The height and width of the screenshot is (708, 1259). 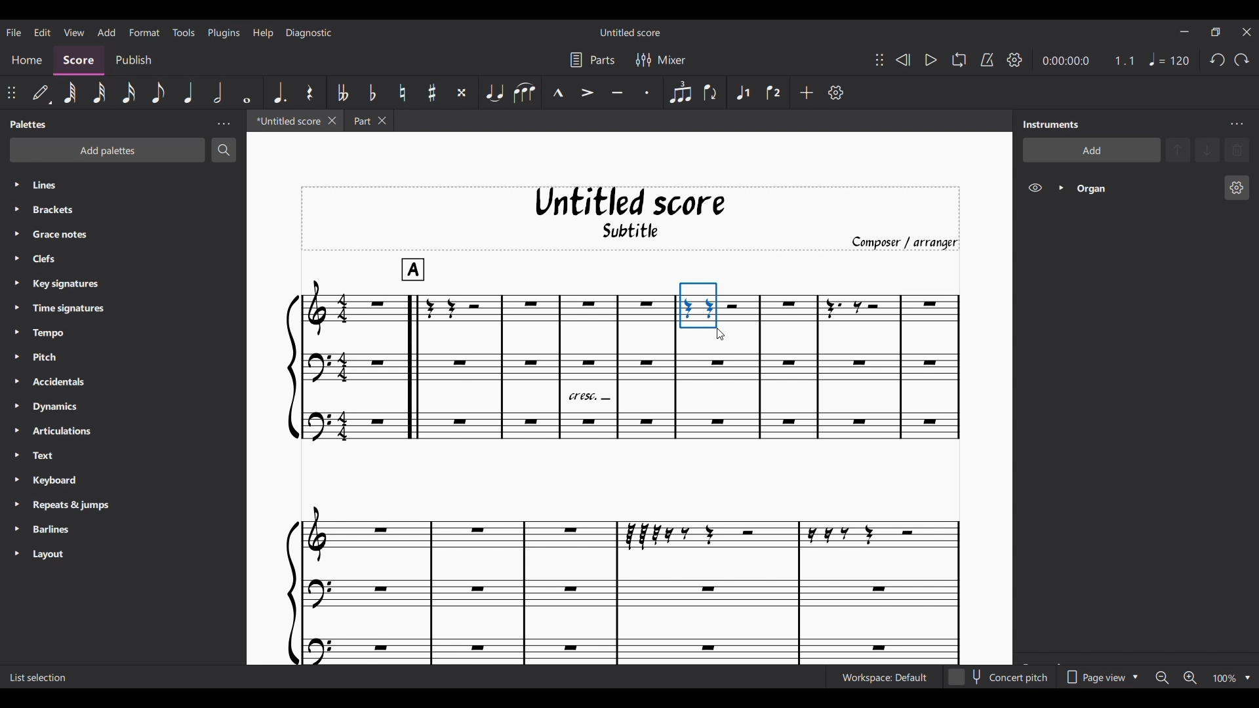 I want to click on Portion selected by cursor, so click(x=698, y=305).